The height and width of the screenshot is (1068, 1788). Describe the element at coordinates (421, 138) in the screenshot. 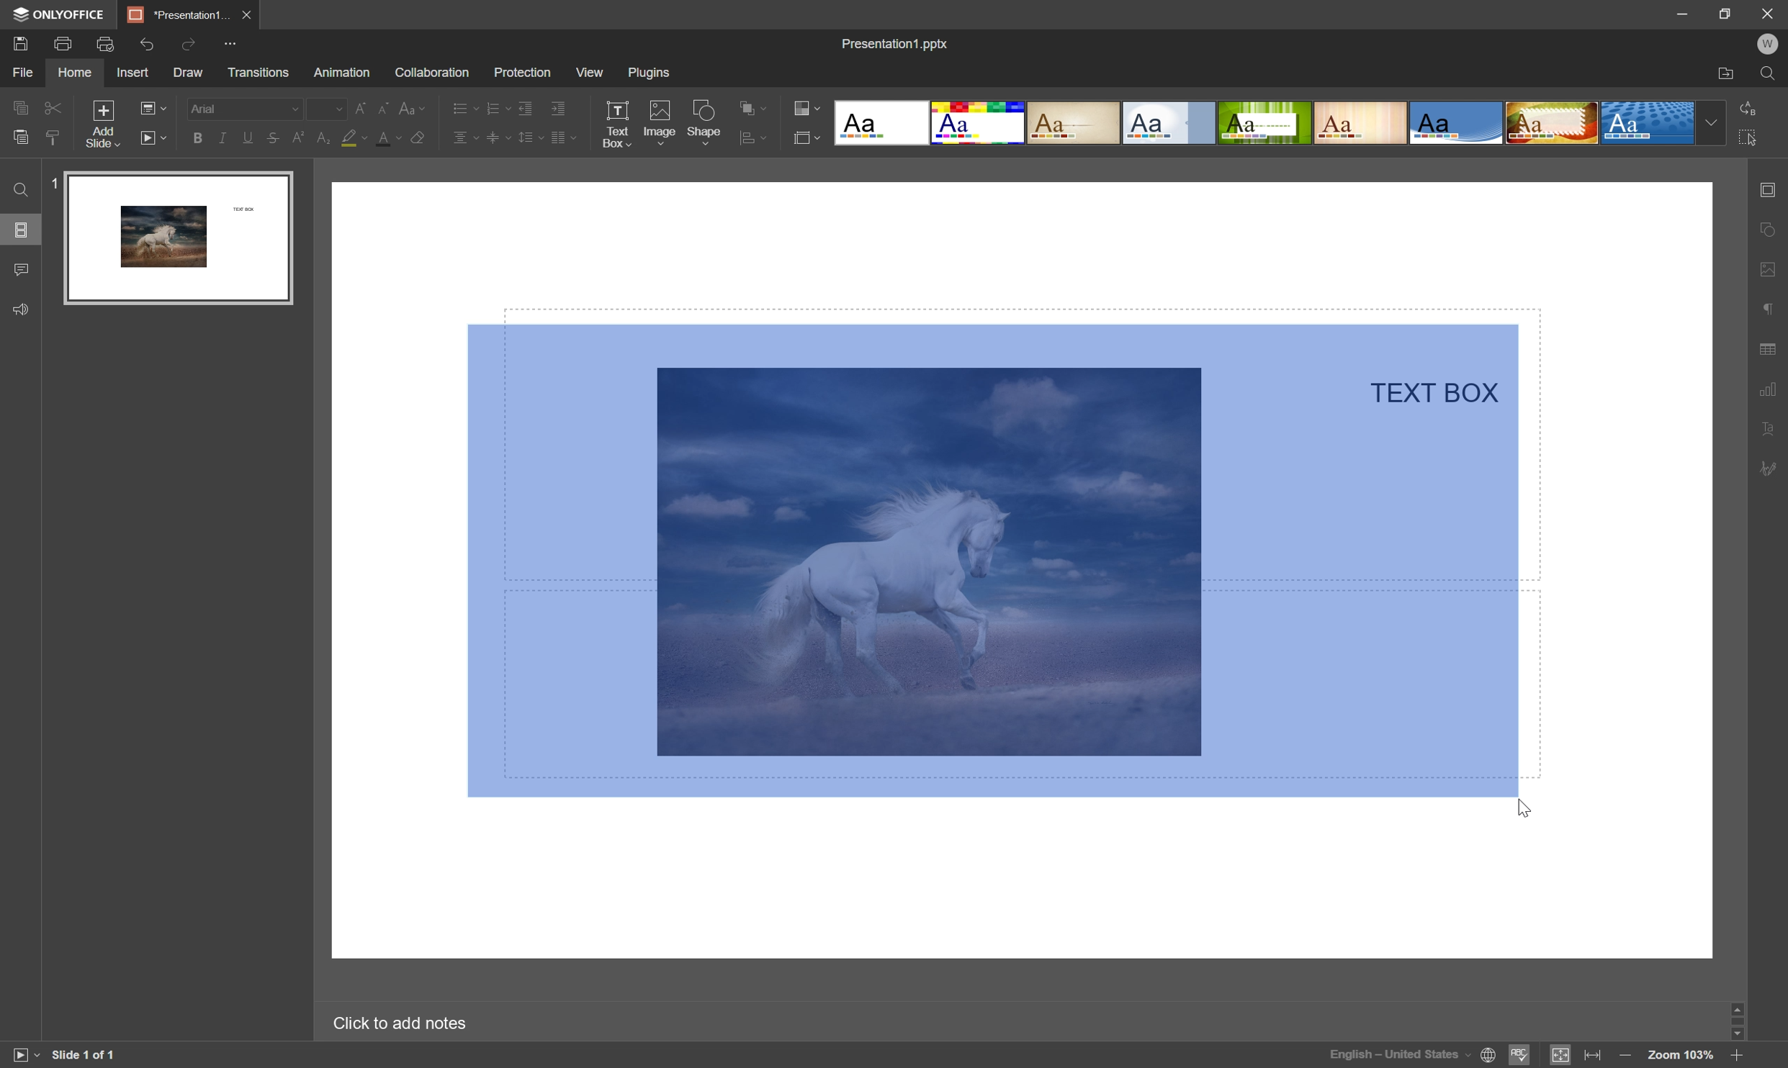

I see `clear style` at that location.